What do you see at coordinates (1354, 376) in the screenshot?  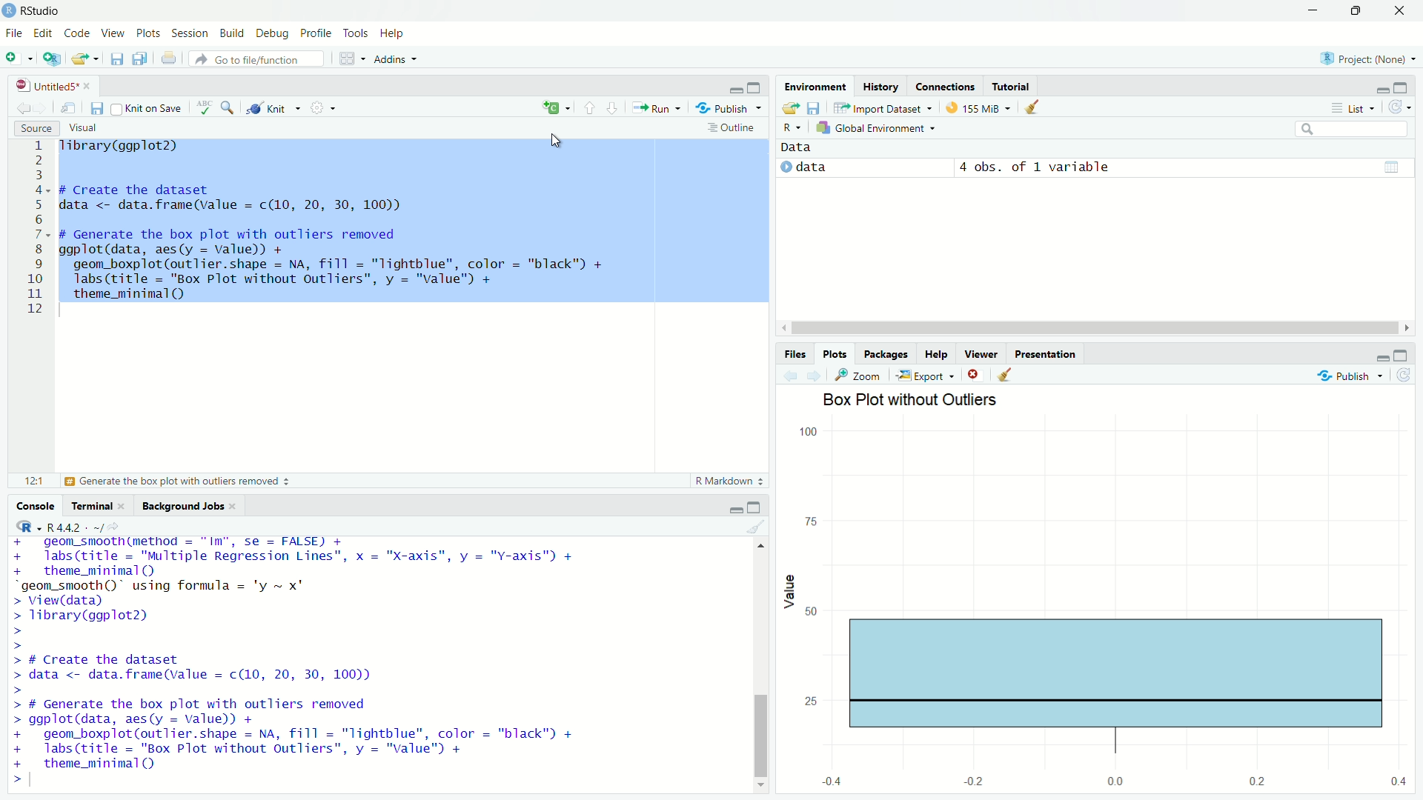 I see `Publish ~` at bounding box center [1354, 376].